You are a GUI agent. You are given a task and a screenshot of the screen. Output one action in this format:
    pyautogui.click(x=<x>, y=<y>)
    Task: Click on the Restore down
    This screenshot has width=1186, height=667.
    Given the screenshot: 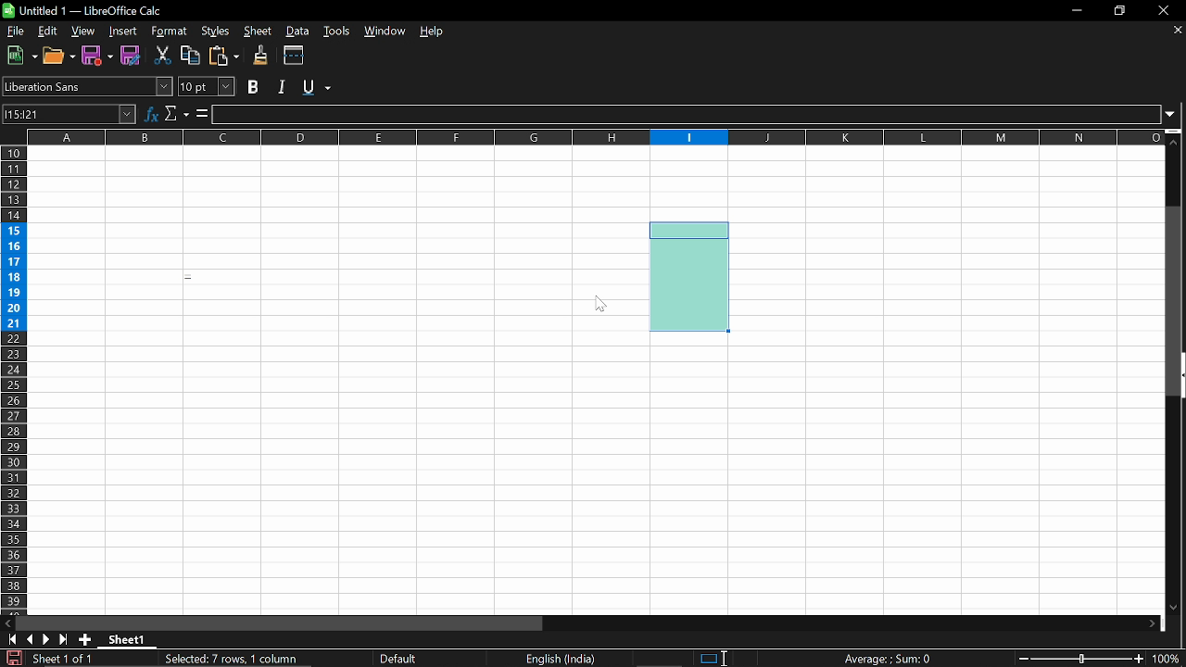 What is the action you would take?
    pyautogui.click(x=1121, y=10)
    